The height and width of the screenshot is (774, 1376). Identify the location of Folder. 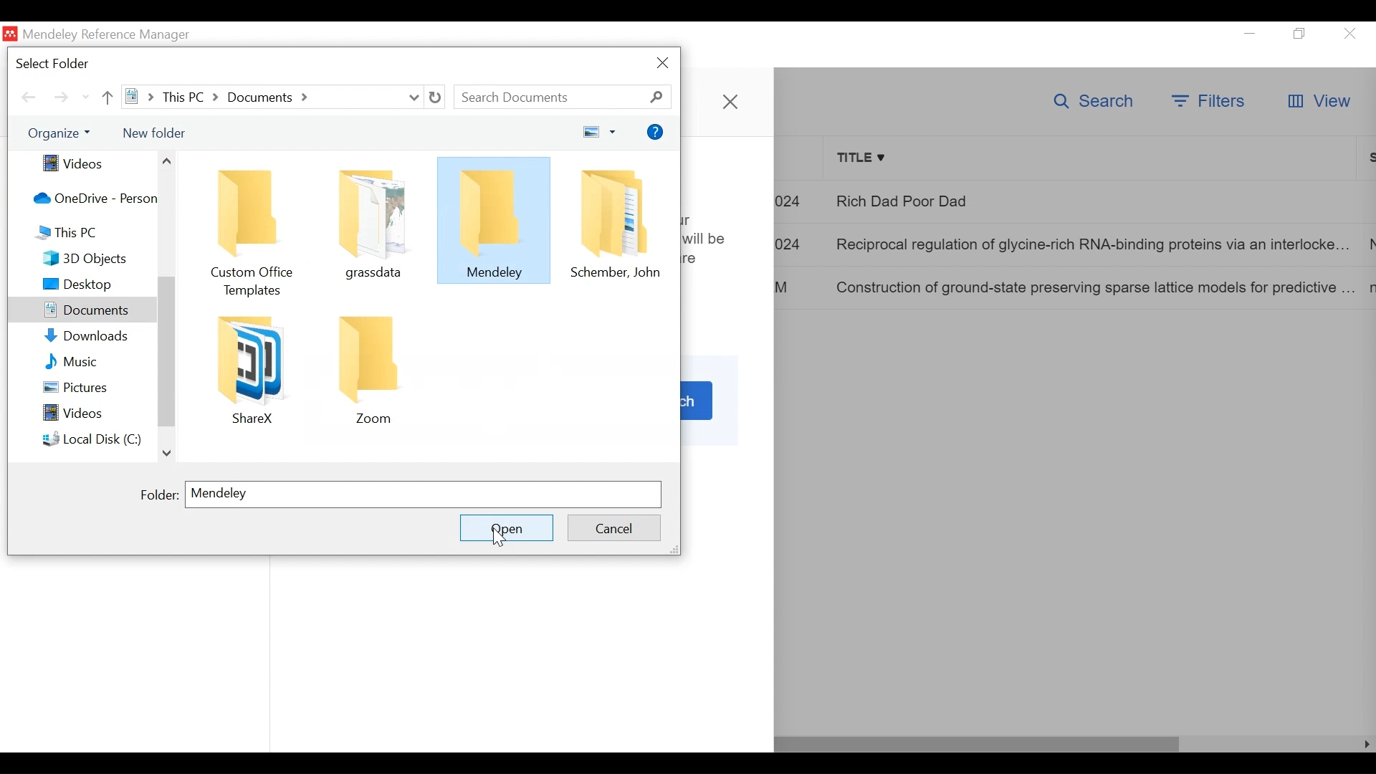
(158, 493).